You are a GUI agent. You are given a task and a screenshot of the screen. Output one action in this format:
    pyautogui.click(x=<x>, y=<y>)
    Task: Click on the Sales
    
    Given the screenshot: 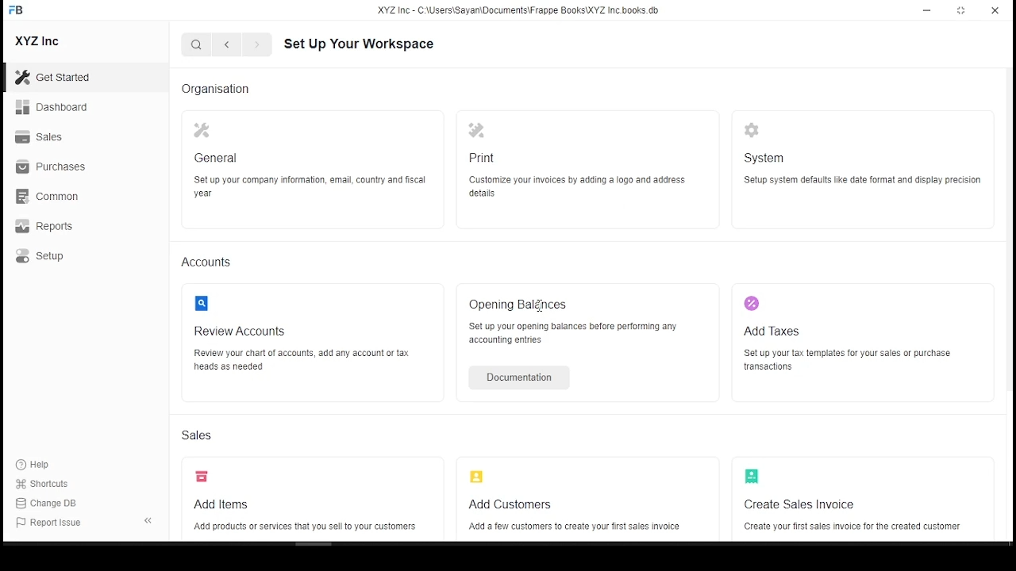 What is the action you would take?
    pyautogui.click(x=41, y=136)
    